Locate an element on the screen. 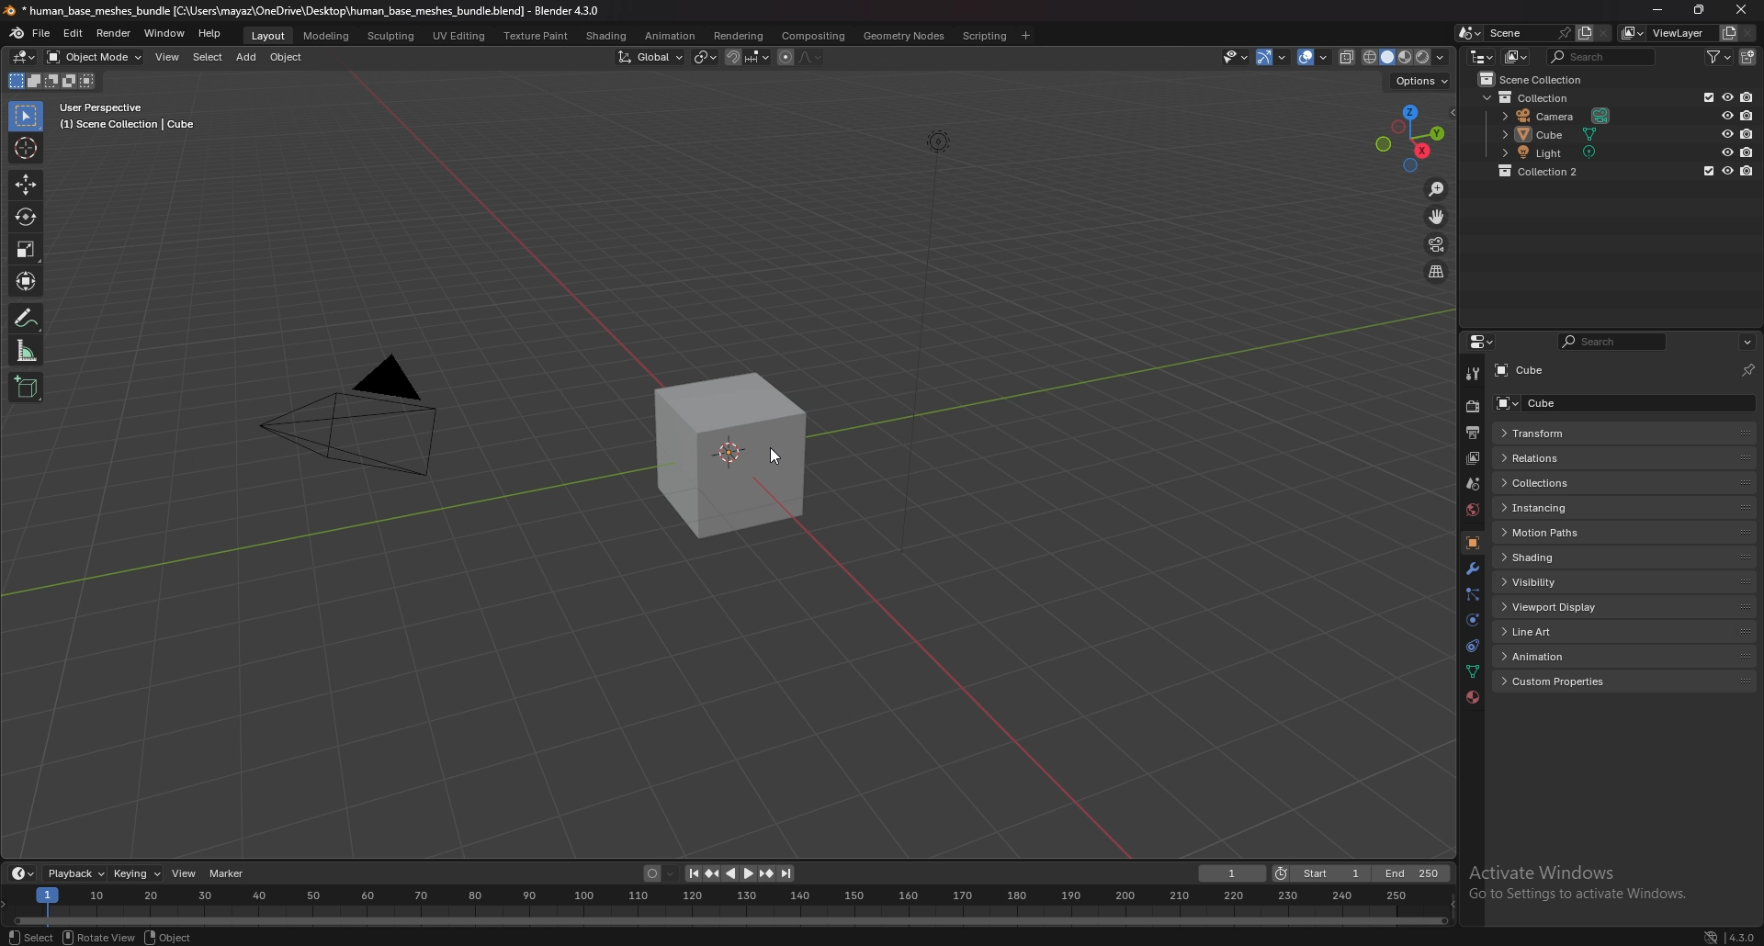  editor type is located at coordinates (1482, 56).